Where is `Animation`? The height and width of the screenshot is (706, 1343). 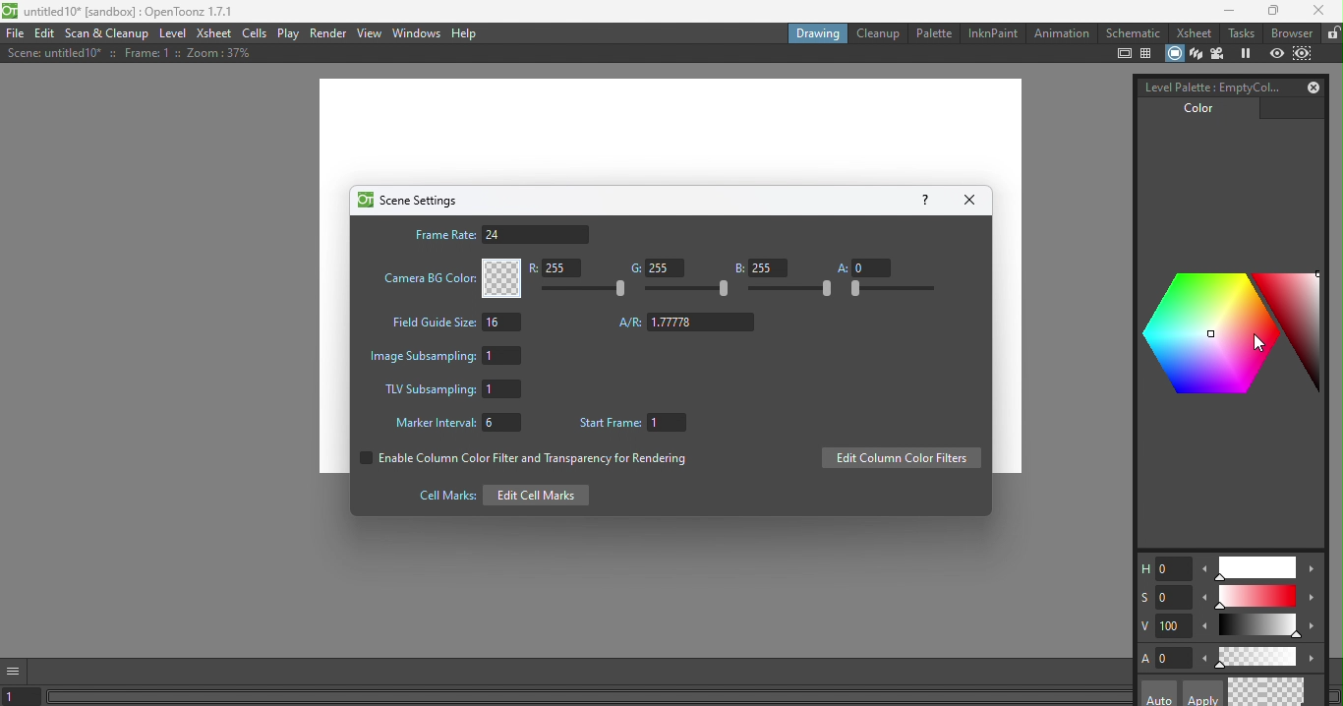 Animation is located at coordinates (1061, 33).